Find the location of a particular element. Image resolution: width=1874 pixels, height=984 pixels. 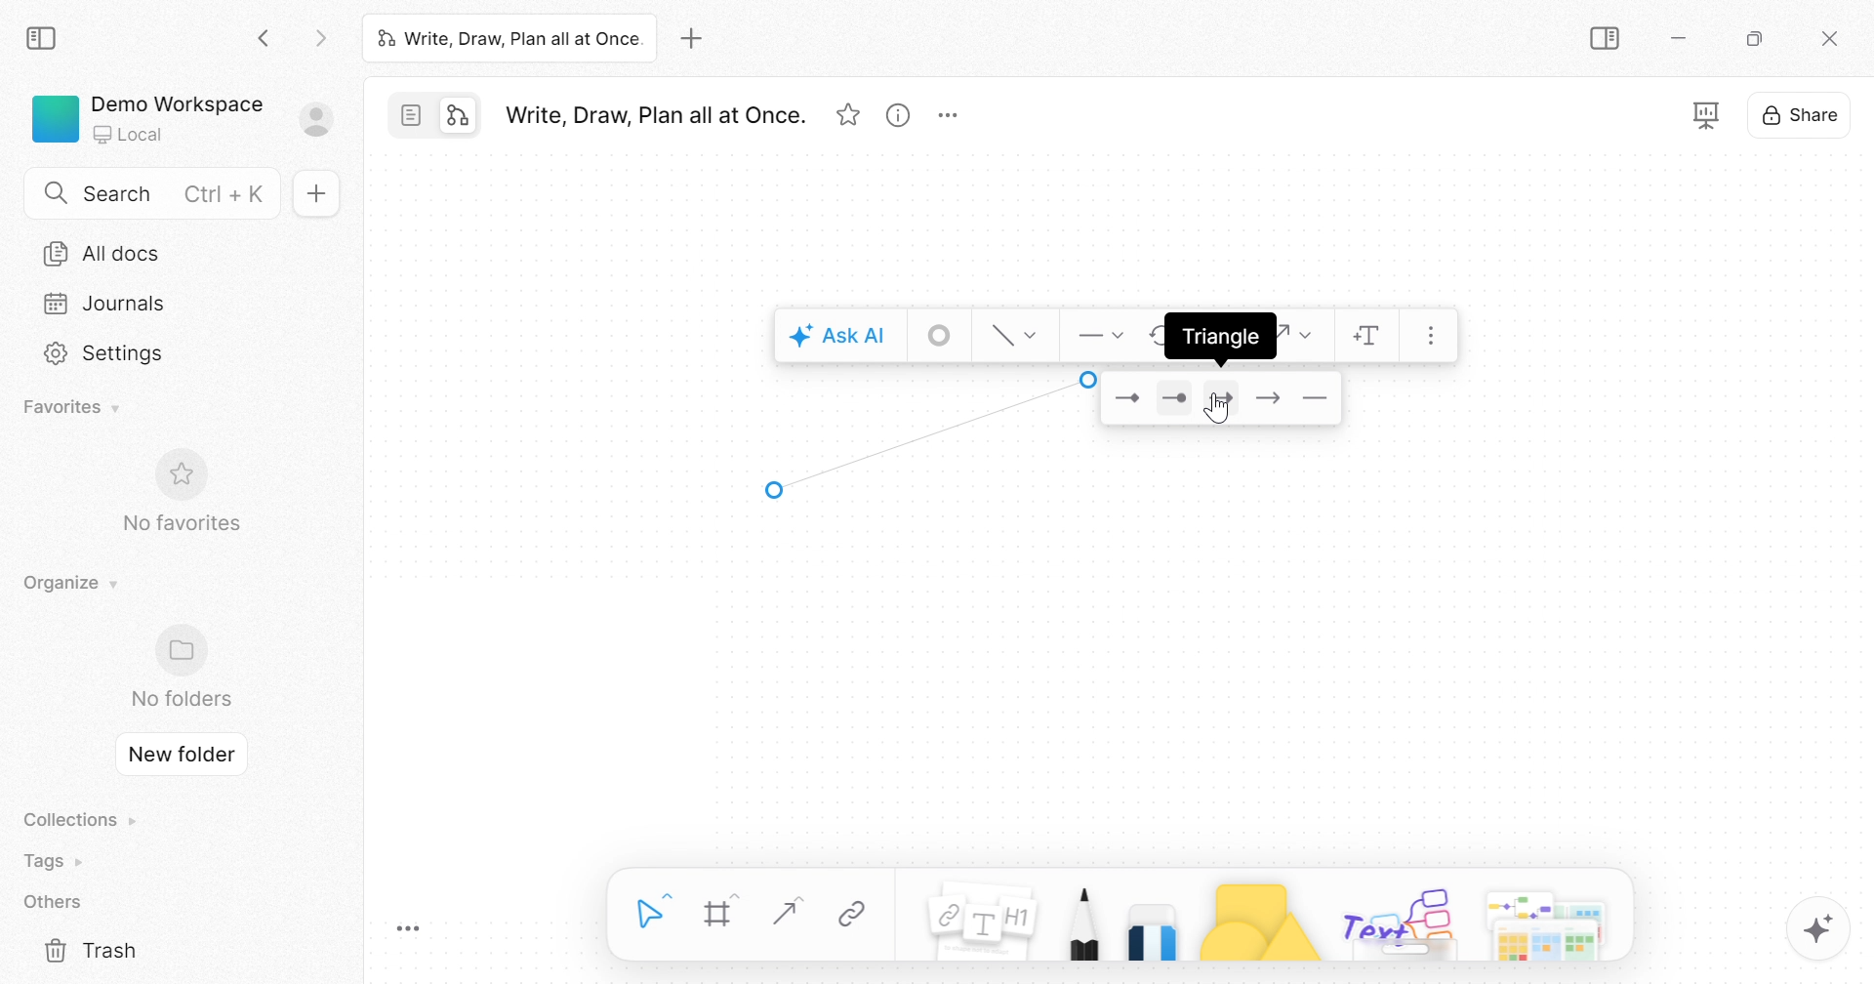

Start point style is located at coordinates (1098, 334).